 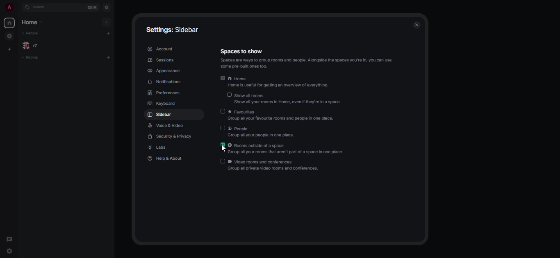 What do you see at coordinates (8, 7) in the screenshot?
I see `profile` at bounding box center [8, 7].